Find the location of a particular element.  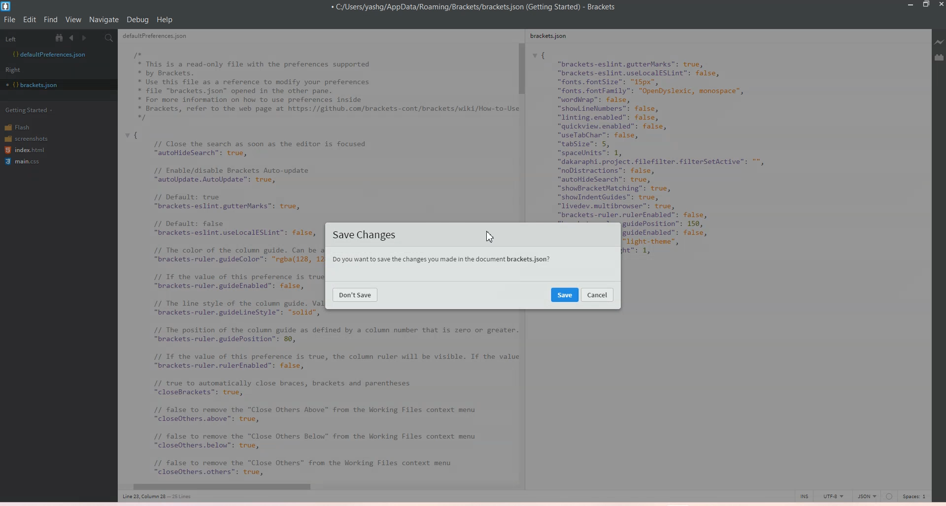

index.html is located at coordinates (26, 151).